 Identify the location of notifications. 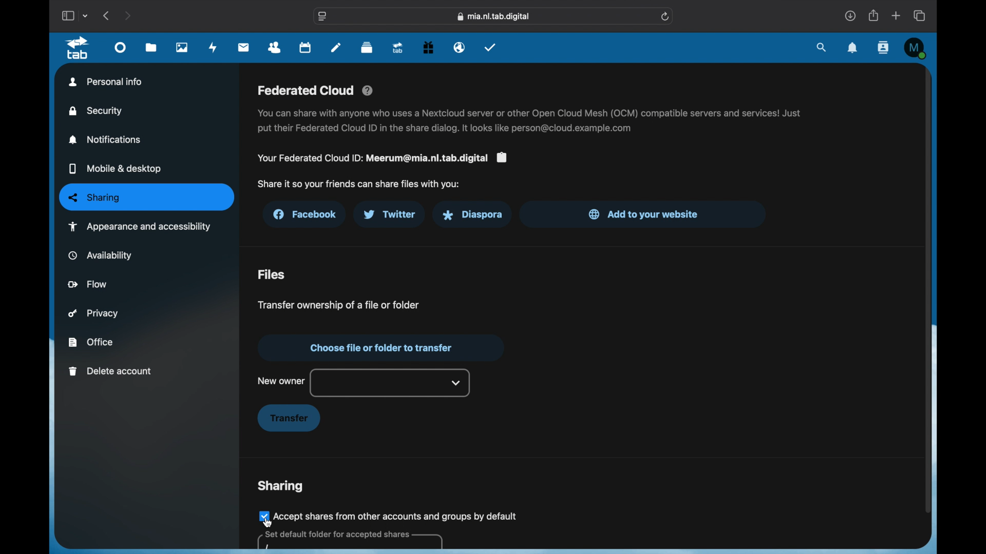
(106, 140).